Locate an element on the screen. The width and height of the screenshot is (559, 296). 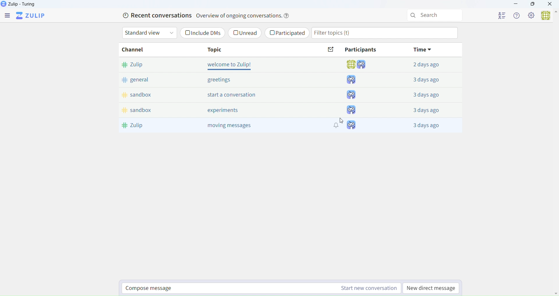
user profiles is located at coordinates (358, 65).